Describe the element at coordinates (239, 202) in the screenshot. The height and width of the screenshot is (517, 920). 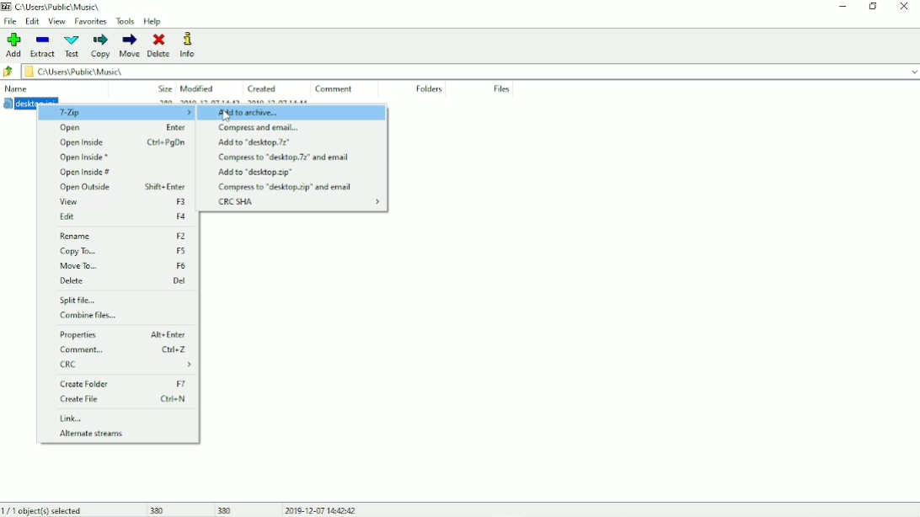
I see `CRC SHA` at that location.